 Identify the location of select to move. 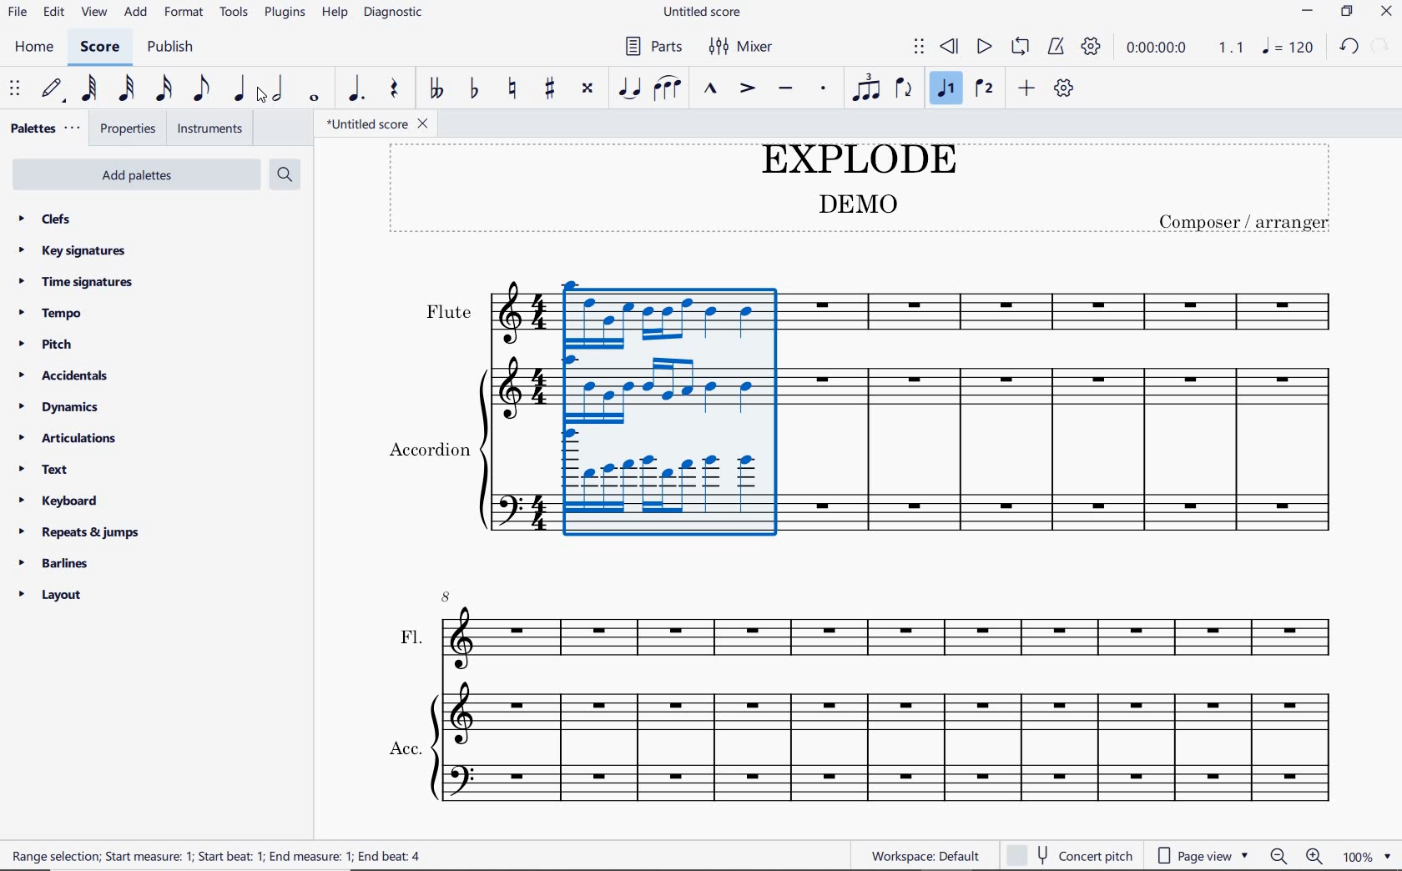
(918, 48).